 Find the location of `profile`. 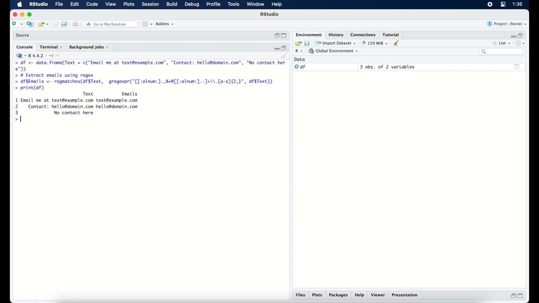

profile is located at coordinates (213, 4).